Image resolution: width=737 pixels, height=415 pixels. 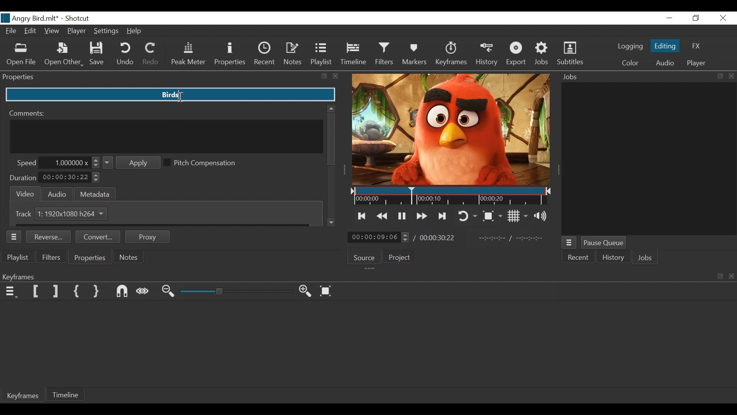 I want to click on Comment Field, so click(x=167, y=136).